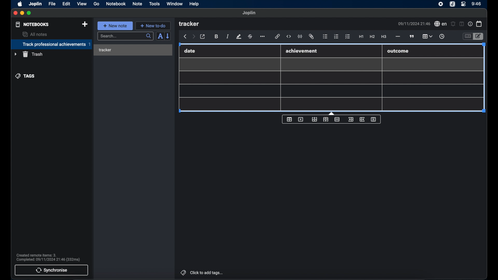 Image resolution: width=498 pixels, height=280 pixels. What do you see at coordinates (36, 4) in the screenshot?
I see `joplin` at bounding box center [36, 4].